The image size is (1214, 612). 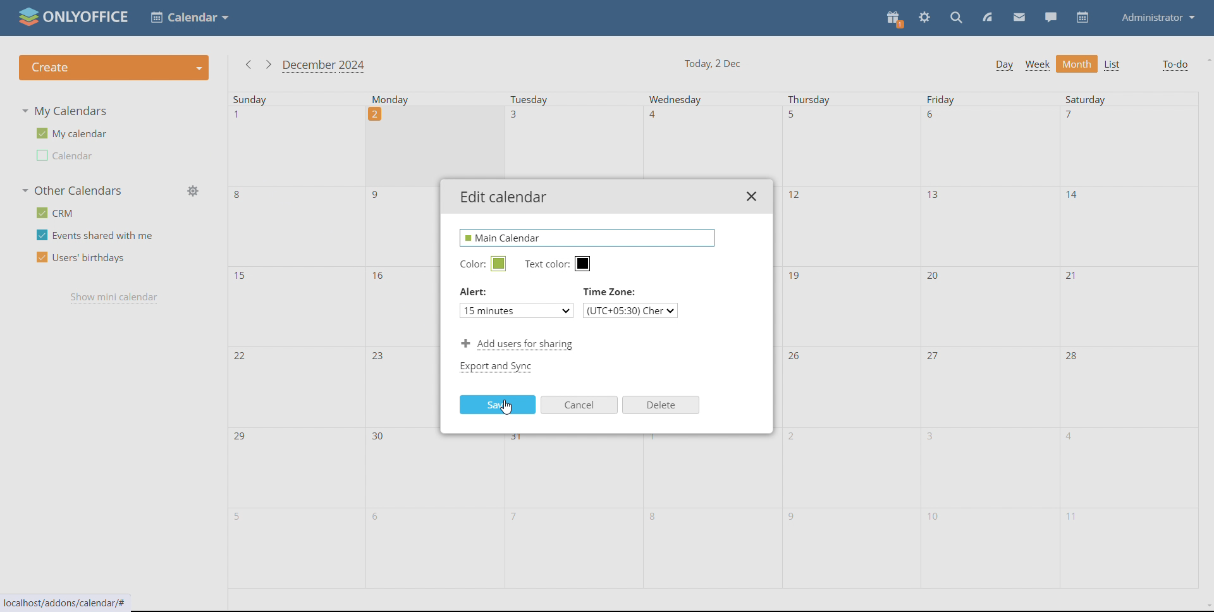 What do you see at coordinates (713, 64) in the screenshot?
I see `current date` at bounding box center [713, 64].